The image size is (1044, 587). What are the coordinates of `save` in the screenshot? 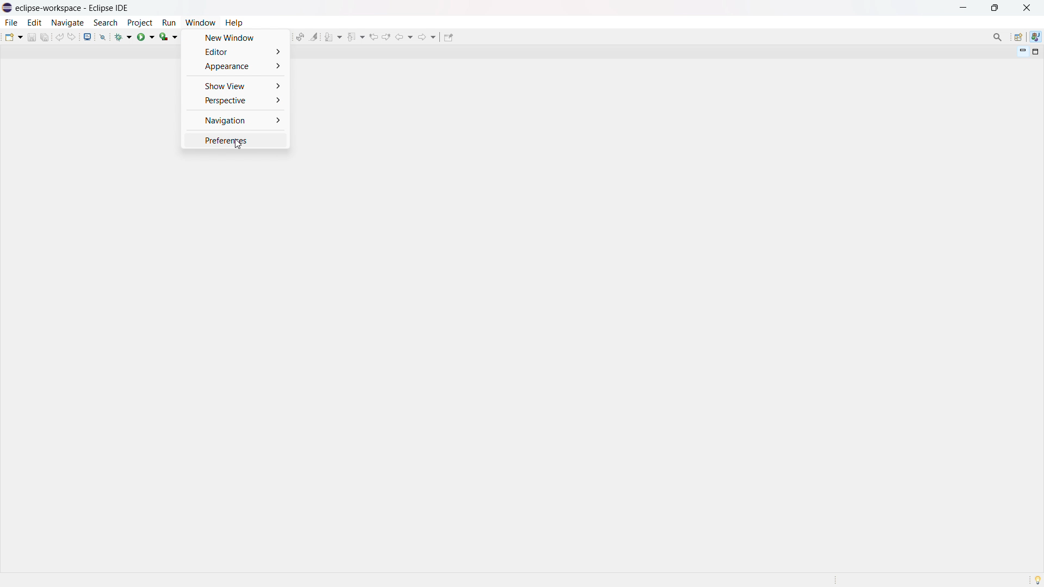 It's located at (32, 37).